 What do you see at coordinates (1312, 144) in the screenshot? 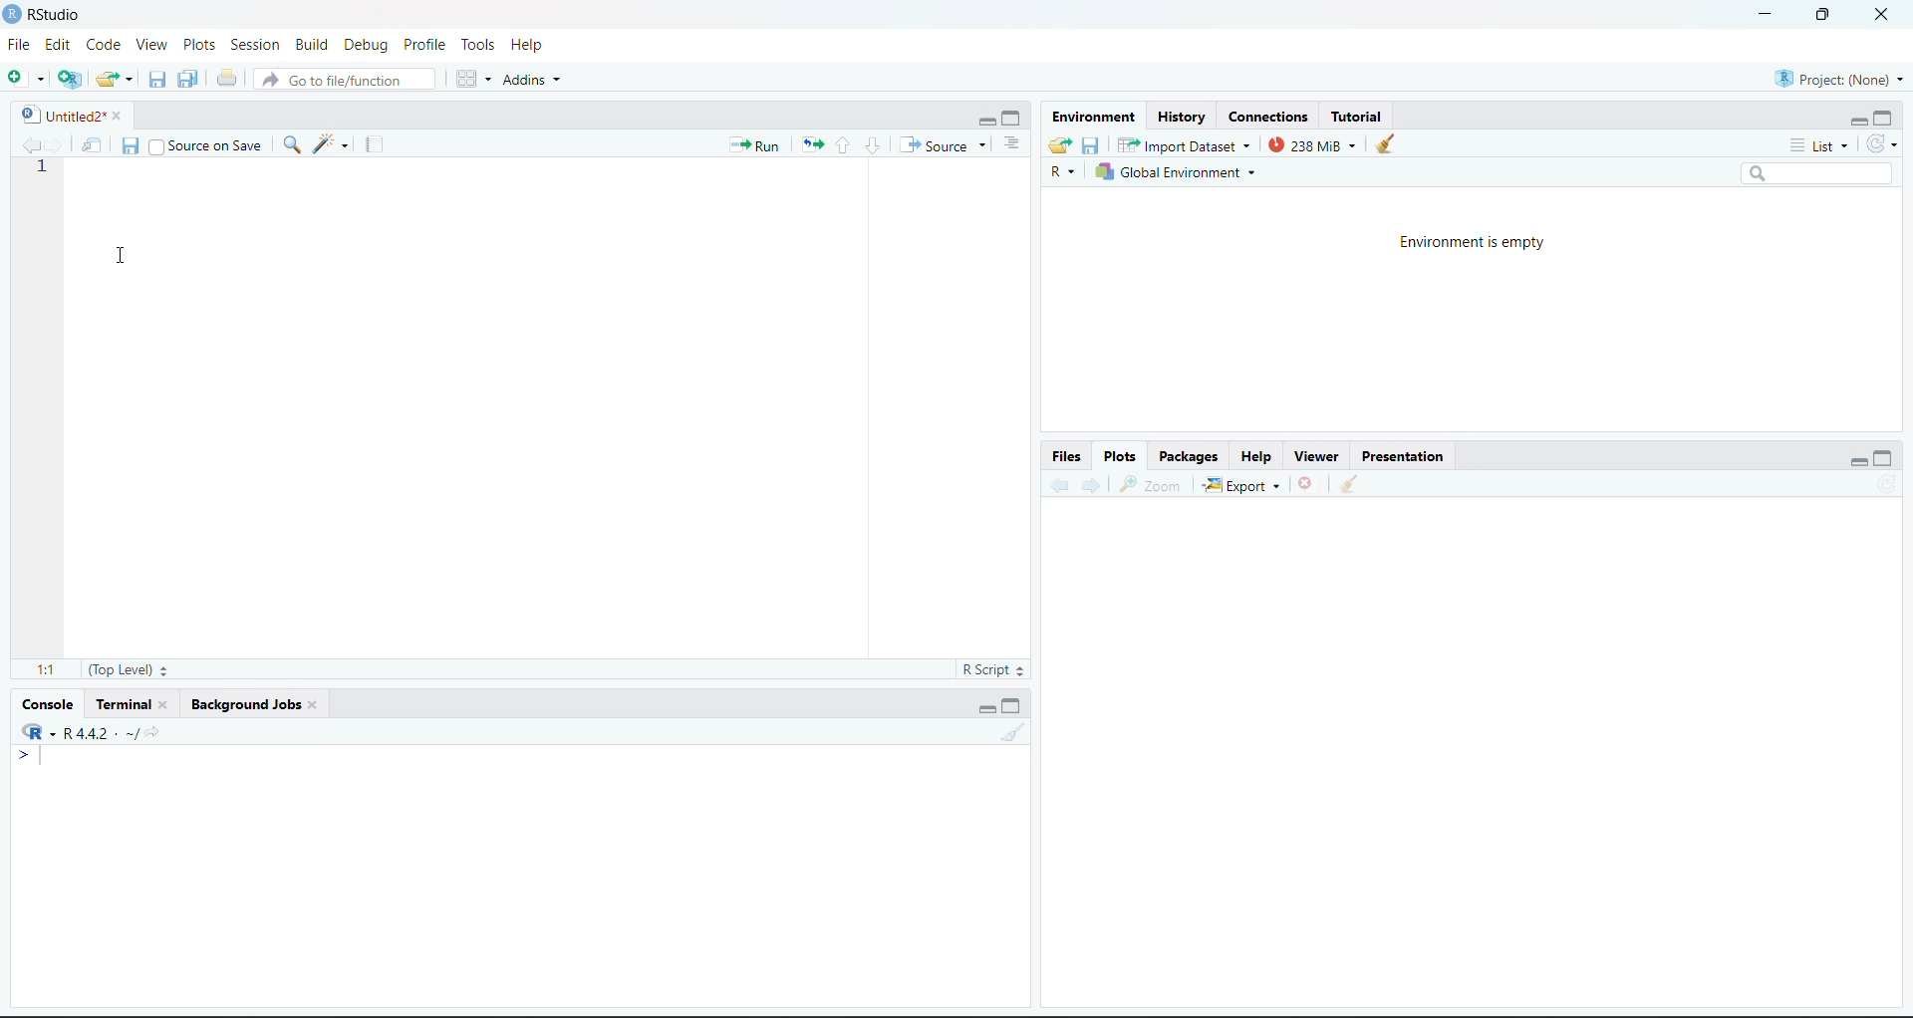
I see `238 Mib` at bounding box center [1312, 144].